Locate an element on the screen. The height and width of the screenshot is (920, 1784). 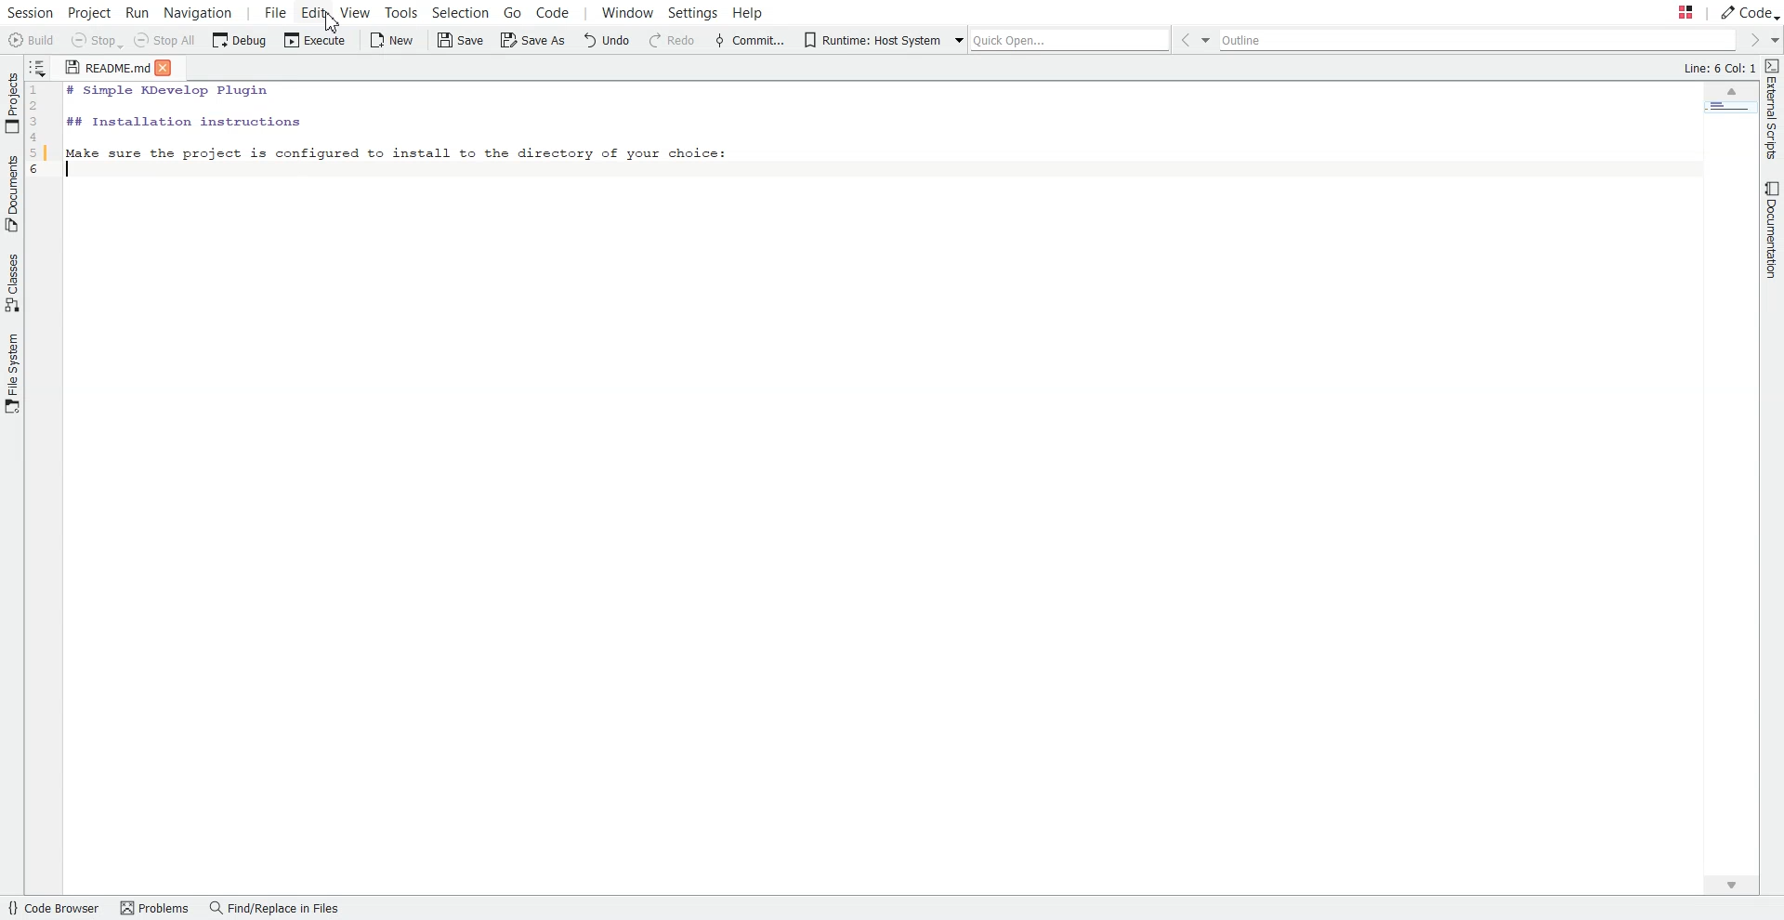
Runtime: Host System is located at coordinates (871, 40).